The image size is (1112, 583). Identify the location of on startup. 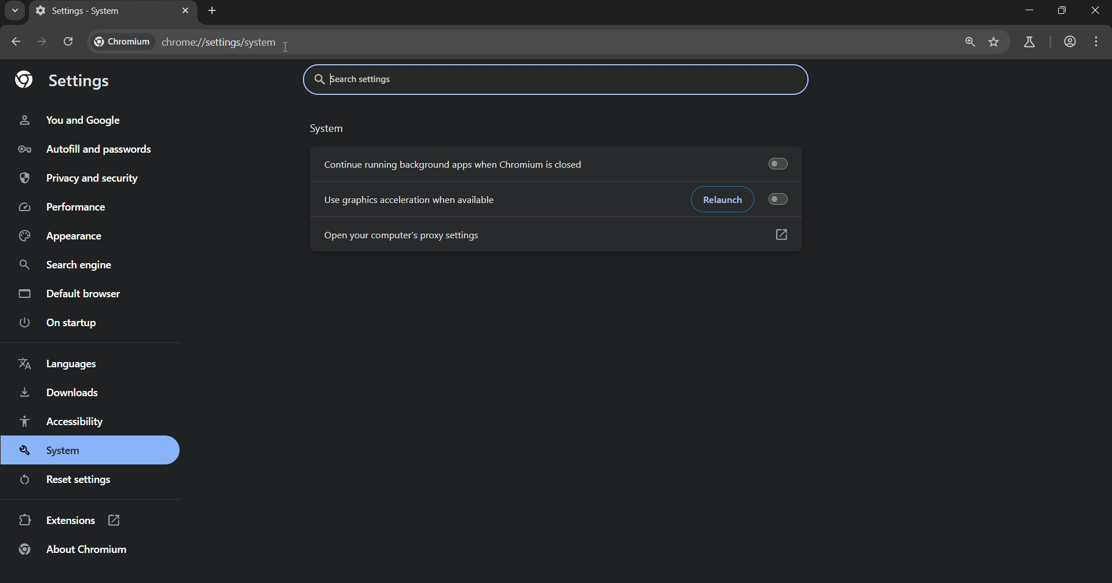
(61, 324).